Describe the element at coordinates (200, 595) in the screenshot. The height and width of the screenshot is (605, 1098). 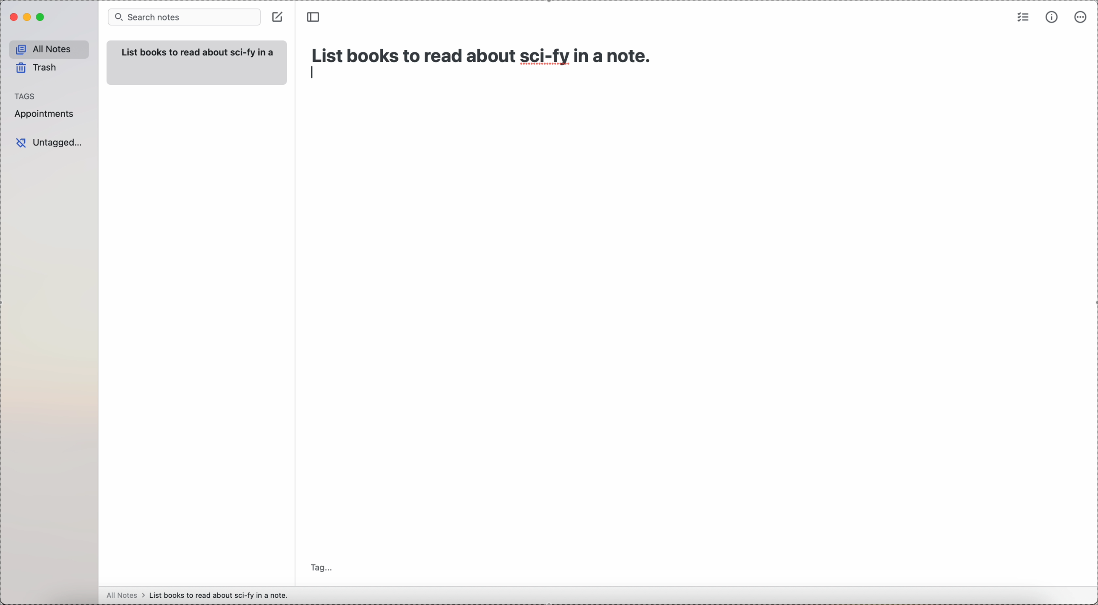
I see `all notes > List books to read about sci-fy in a note.` at that location.